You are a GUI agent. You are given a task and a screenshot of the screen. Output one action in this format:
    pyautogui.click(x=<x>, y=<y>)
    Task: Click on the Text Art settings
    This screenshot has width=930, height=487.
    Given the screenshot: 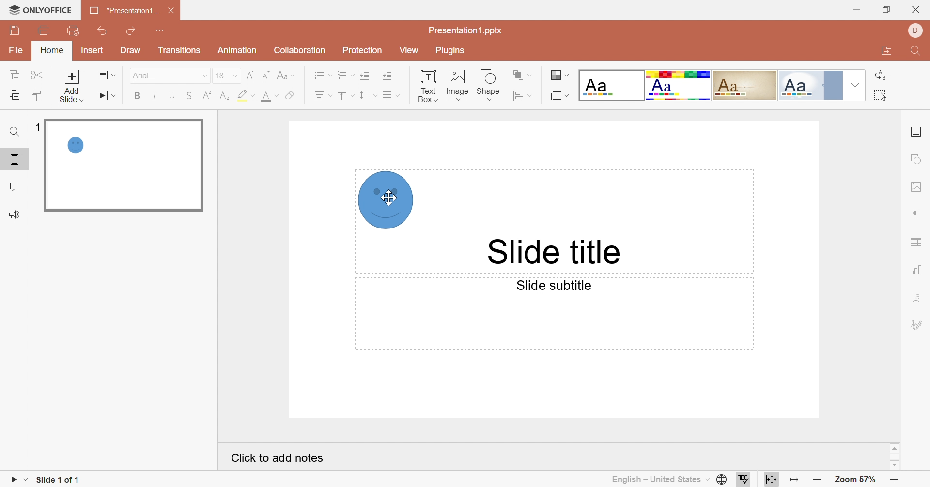 What is the action you would take?
    pyautogui.click(x=917, y=297)
    